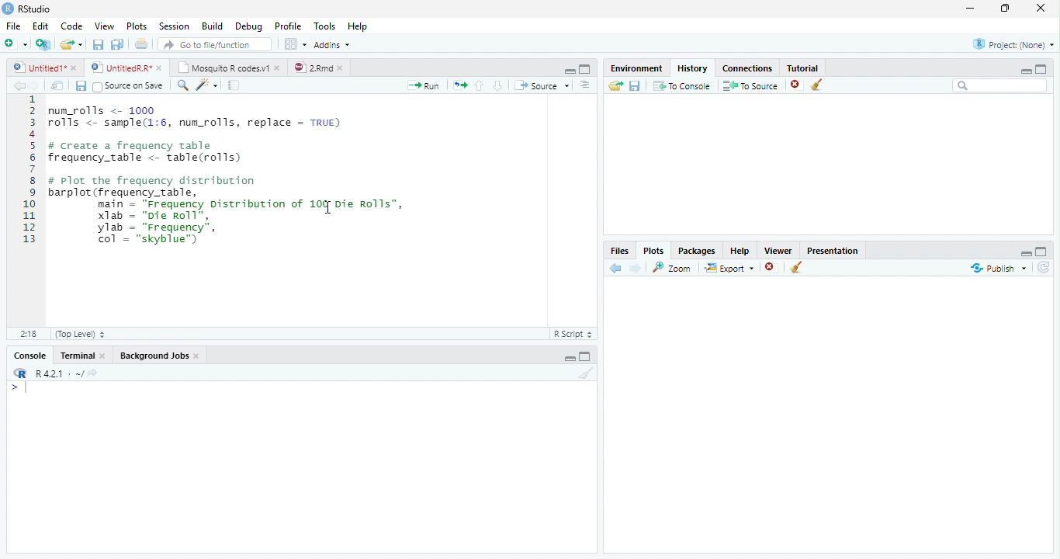  Describe the element at coordinates (14, 24) in the screenshot. I see `File` at that location.